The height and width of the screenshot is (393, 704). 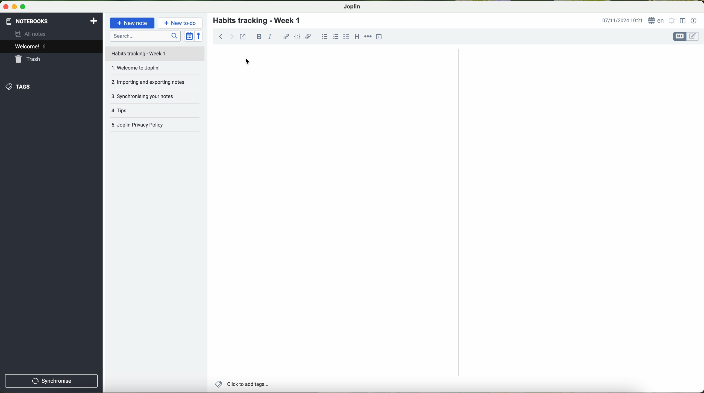 I want to click on all notes, so click(x=32, y=33).